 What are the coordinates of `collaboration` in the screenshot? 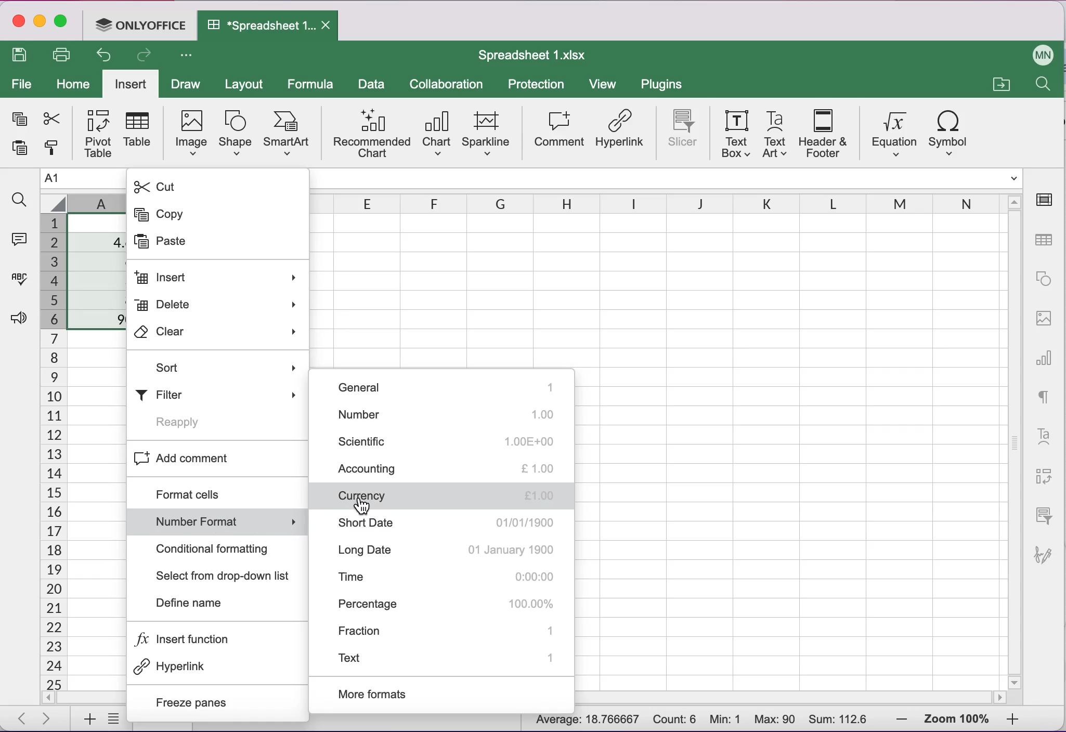 It's located at (448, 84).